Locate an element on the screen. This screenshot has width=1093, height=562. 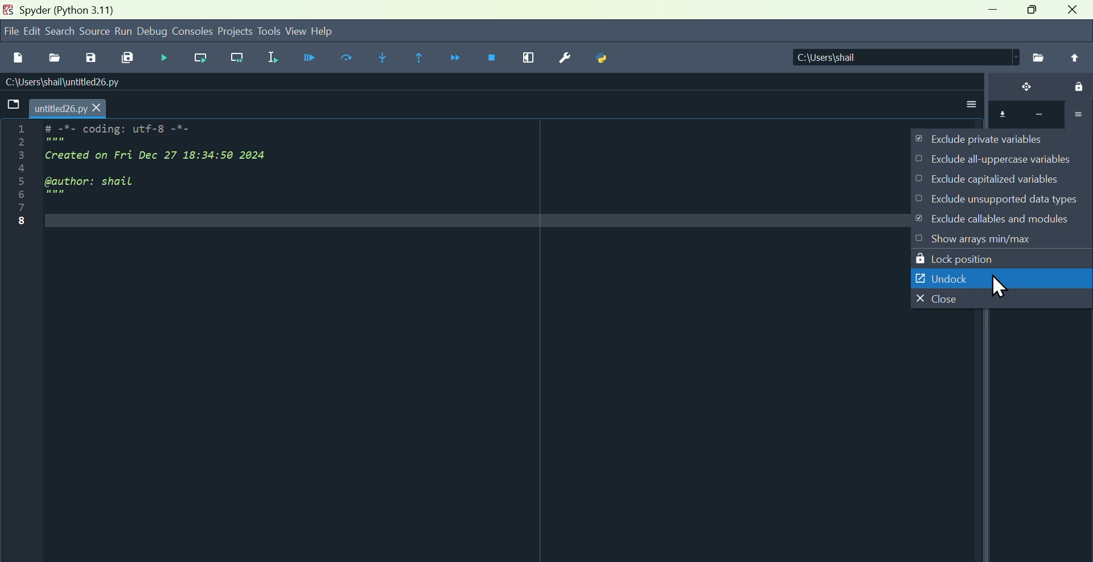
Source is located at coordinates (94, 32).